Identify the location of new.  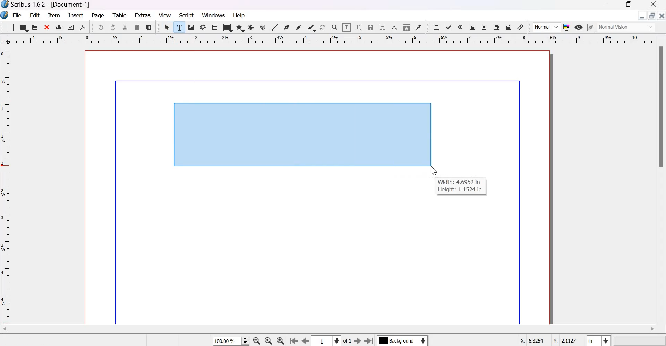
(11, 27).